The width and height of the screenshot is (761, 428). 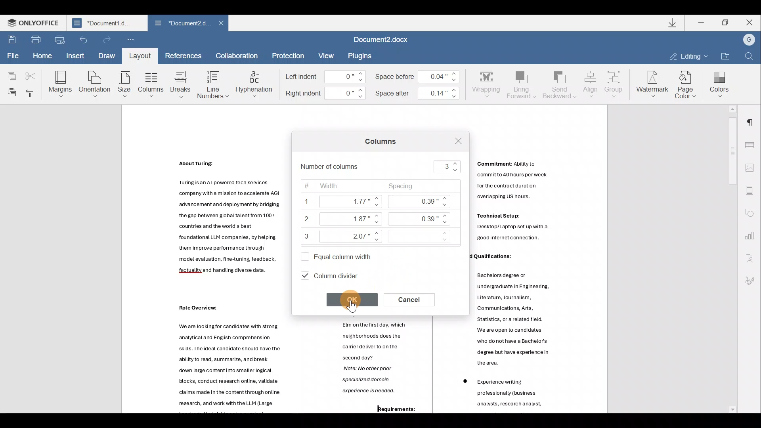 What do you see at coordinates (364, 55) in the screenshot?
I see `Plugin` at bounding box center [364, 55].